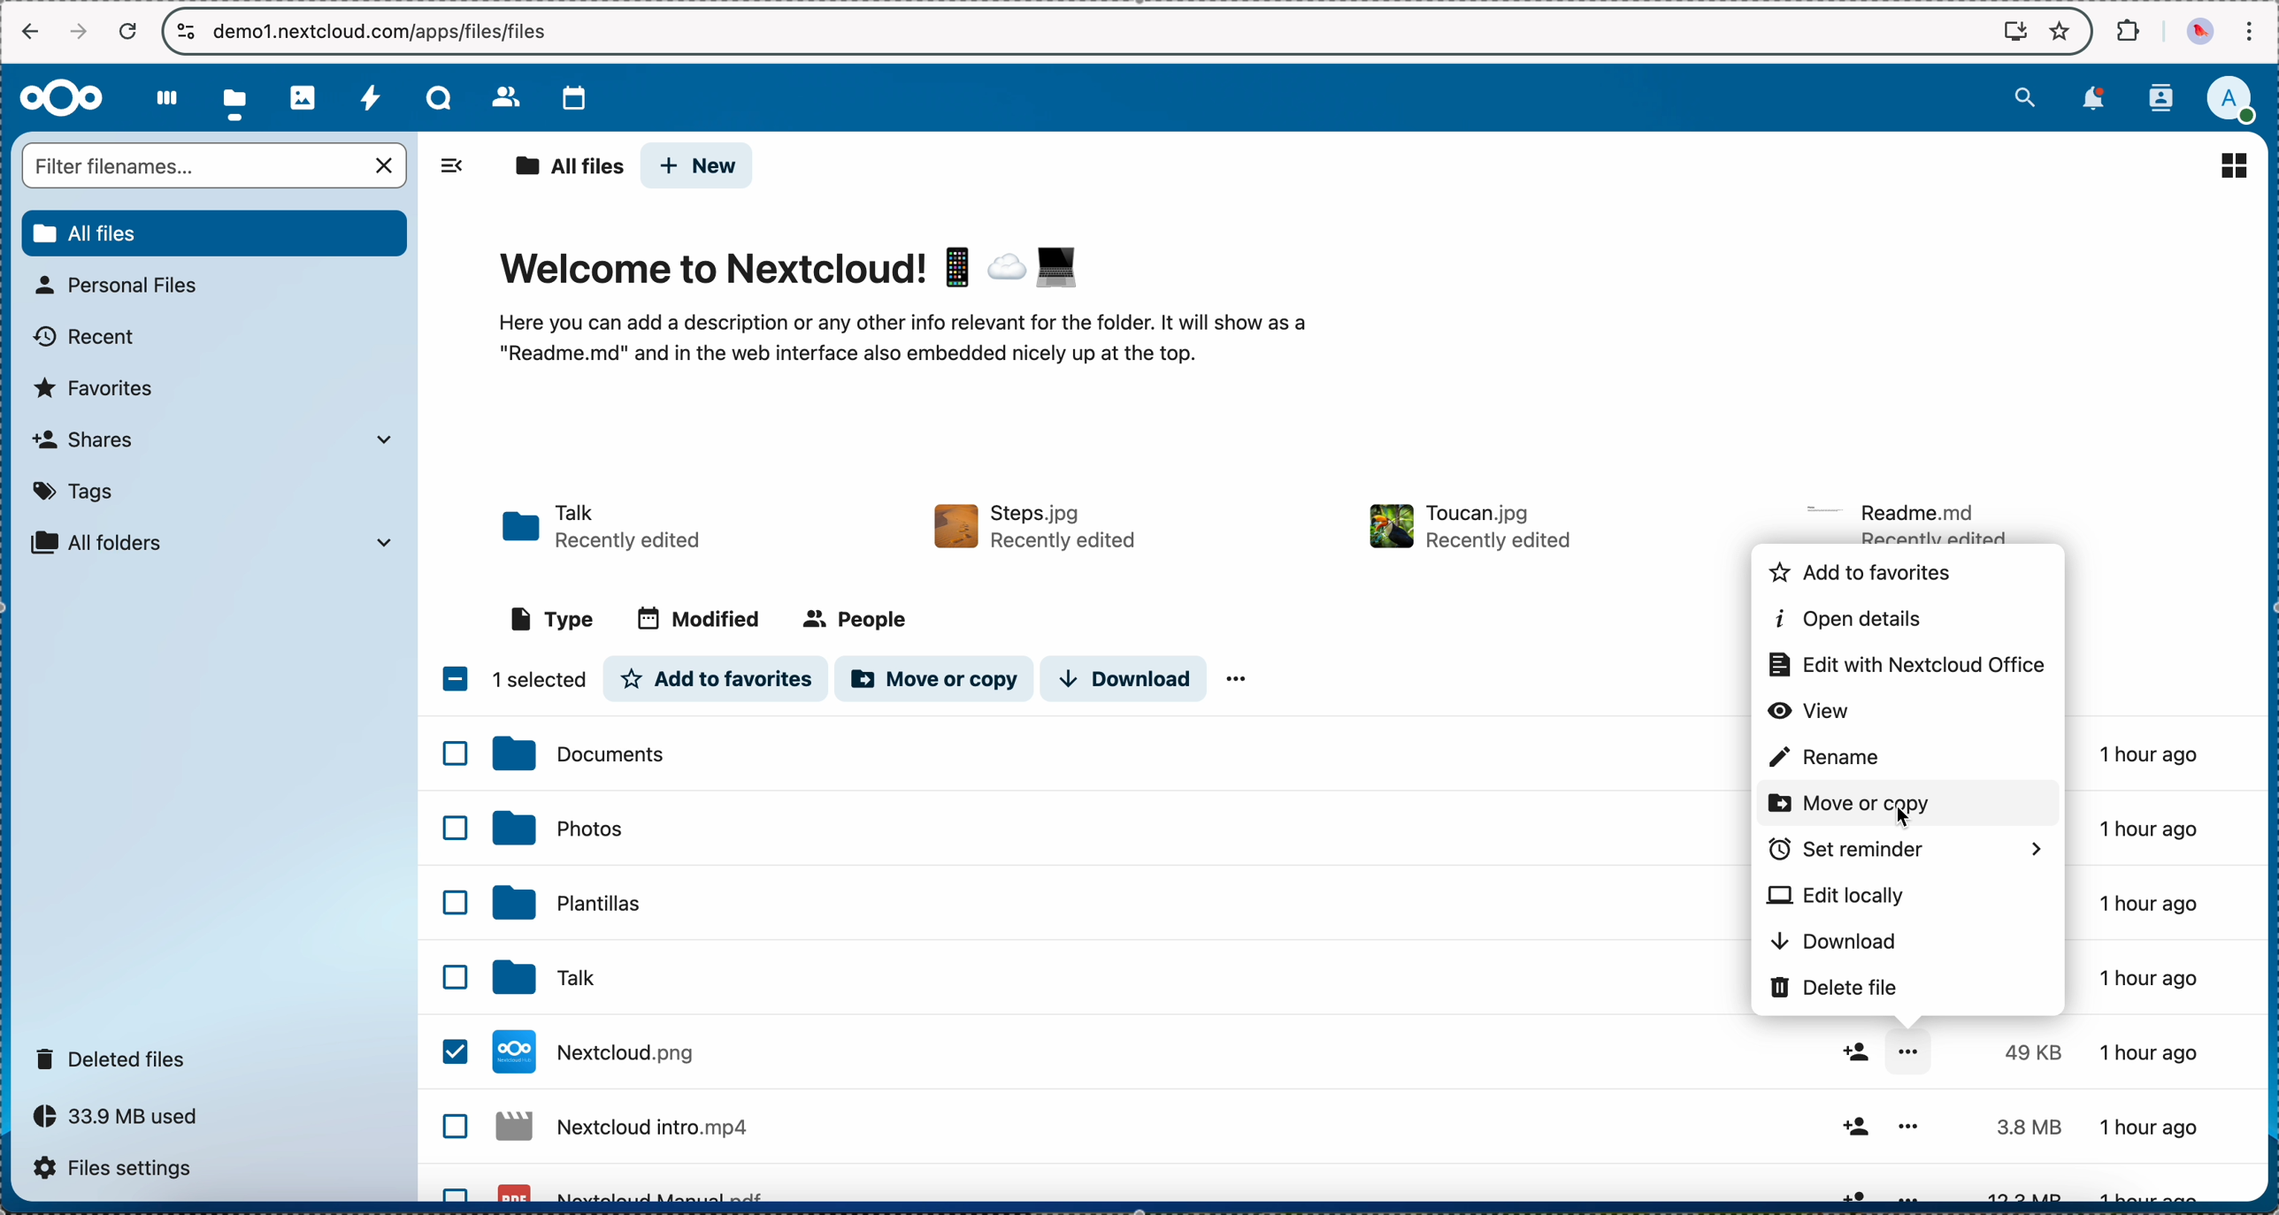 Image resolution: width=2279 pixels, height=1215 pixels. I want to click on Talk, so click(1343, 1052).